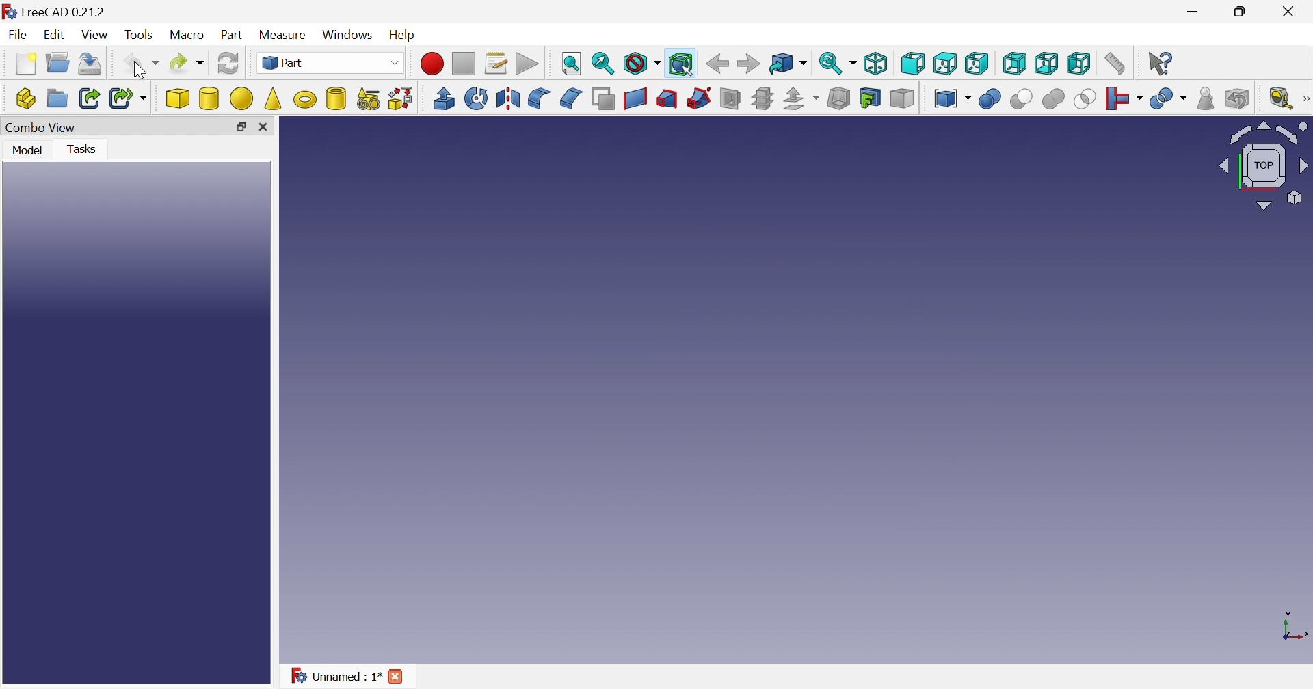  Describe the element at coordinates (641, 64) in the screenshot. I see `Draw style` at that location.